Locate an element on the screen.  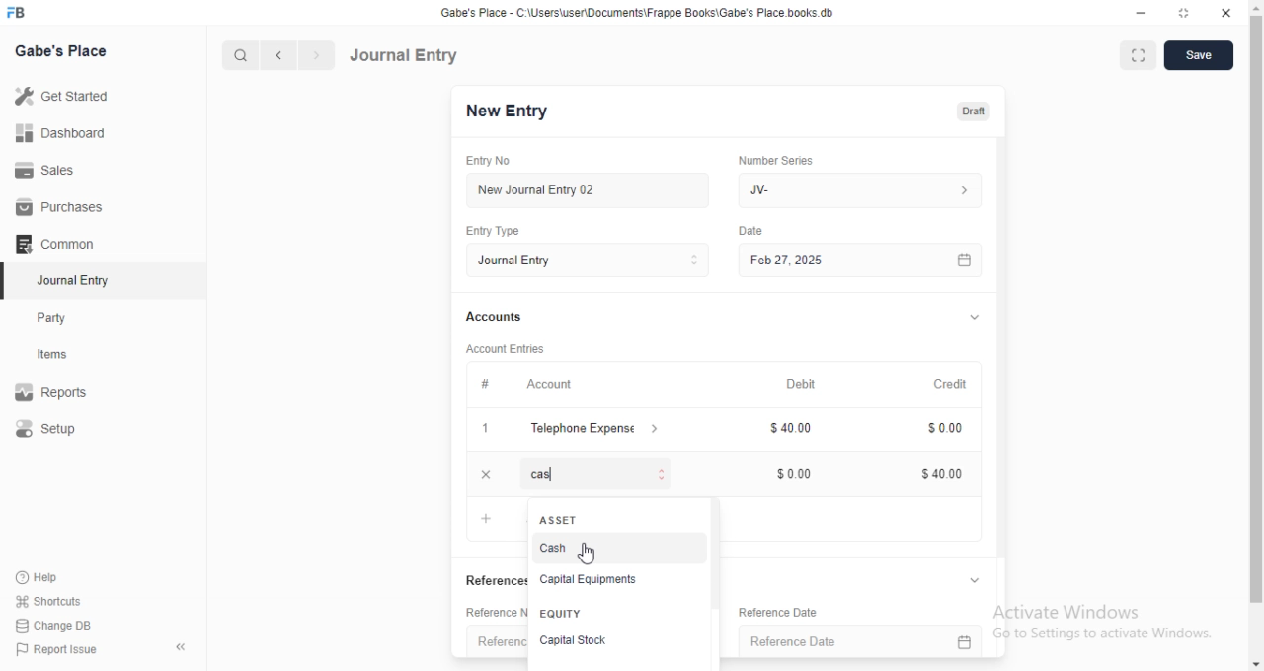
Items is located at coordinates (54, 355).